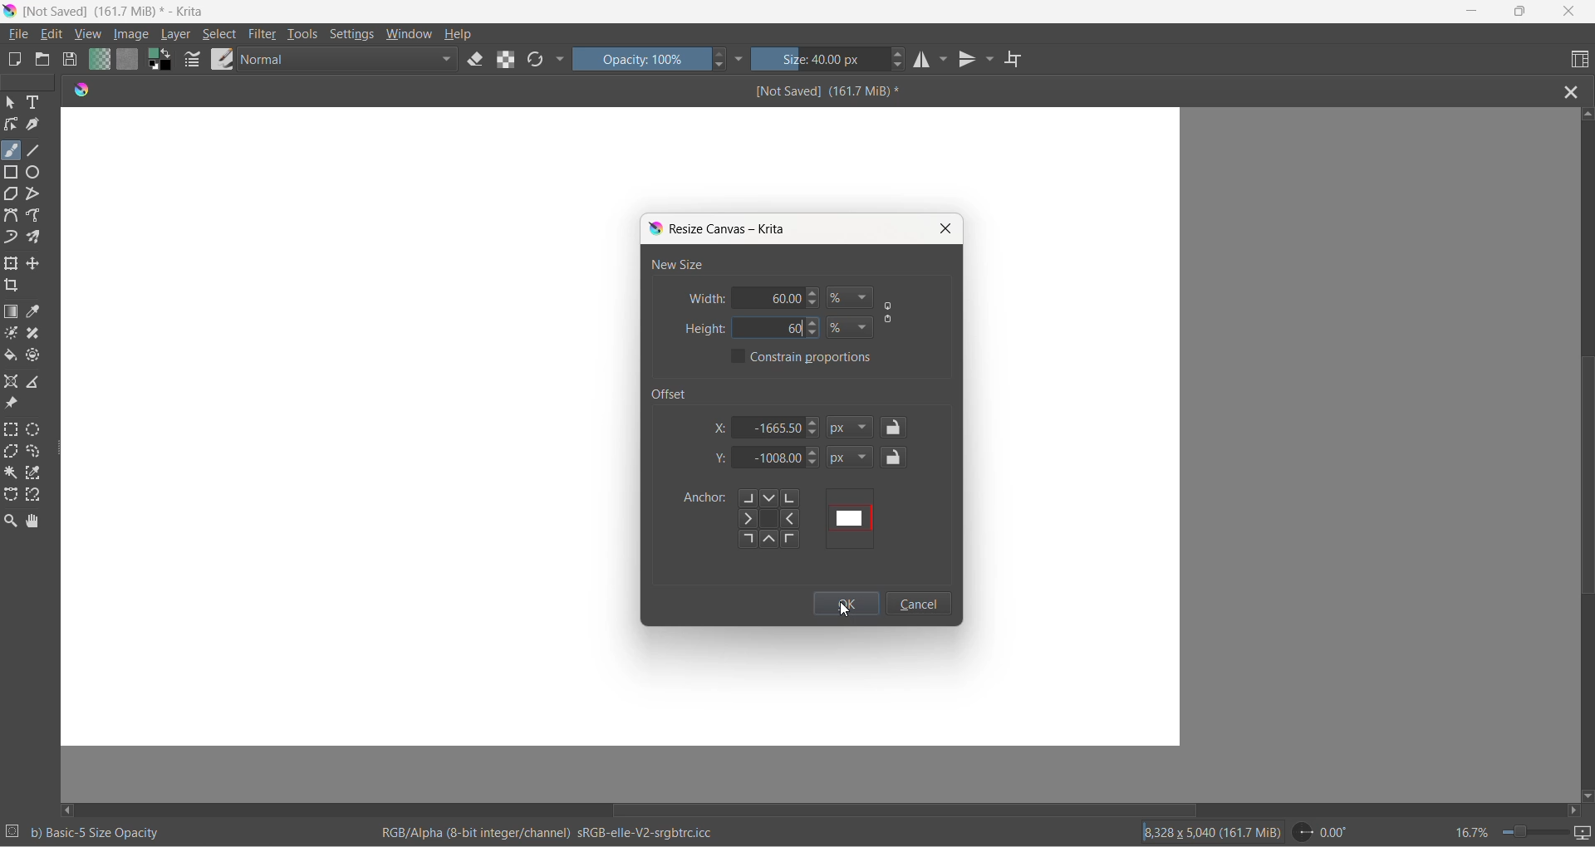  I want to click on freehand selection tool, so click(37, 453).